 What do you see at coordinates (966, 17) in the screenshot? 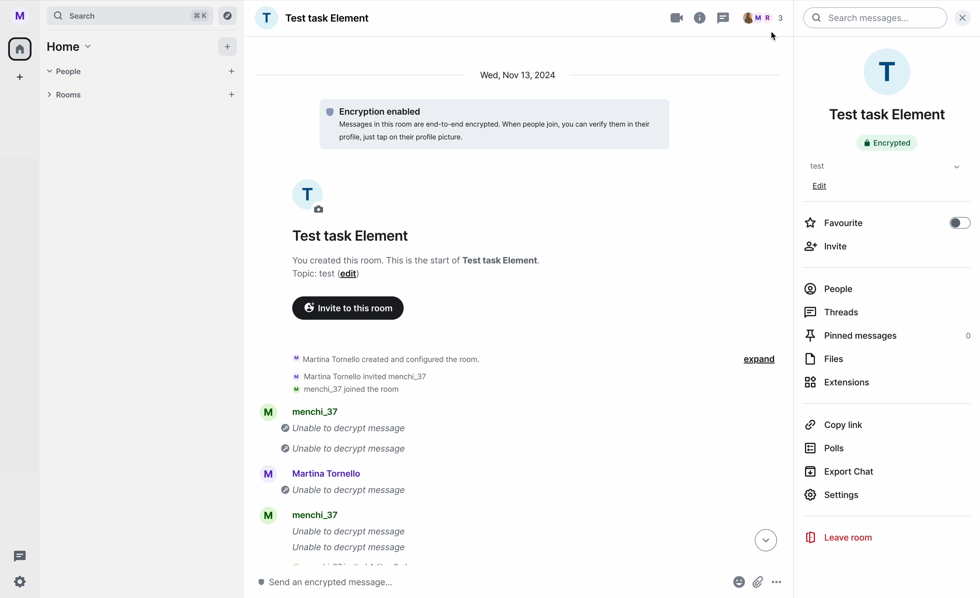
I see `close` at bounding box center [966, 17].